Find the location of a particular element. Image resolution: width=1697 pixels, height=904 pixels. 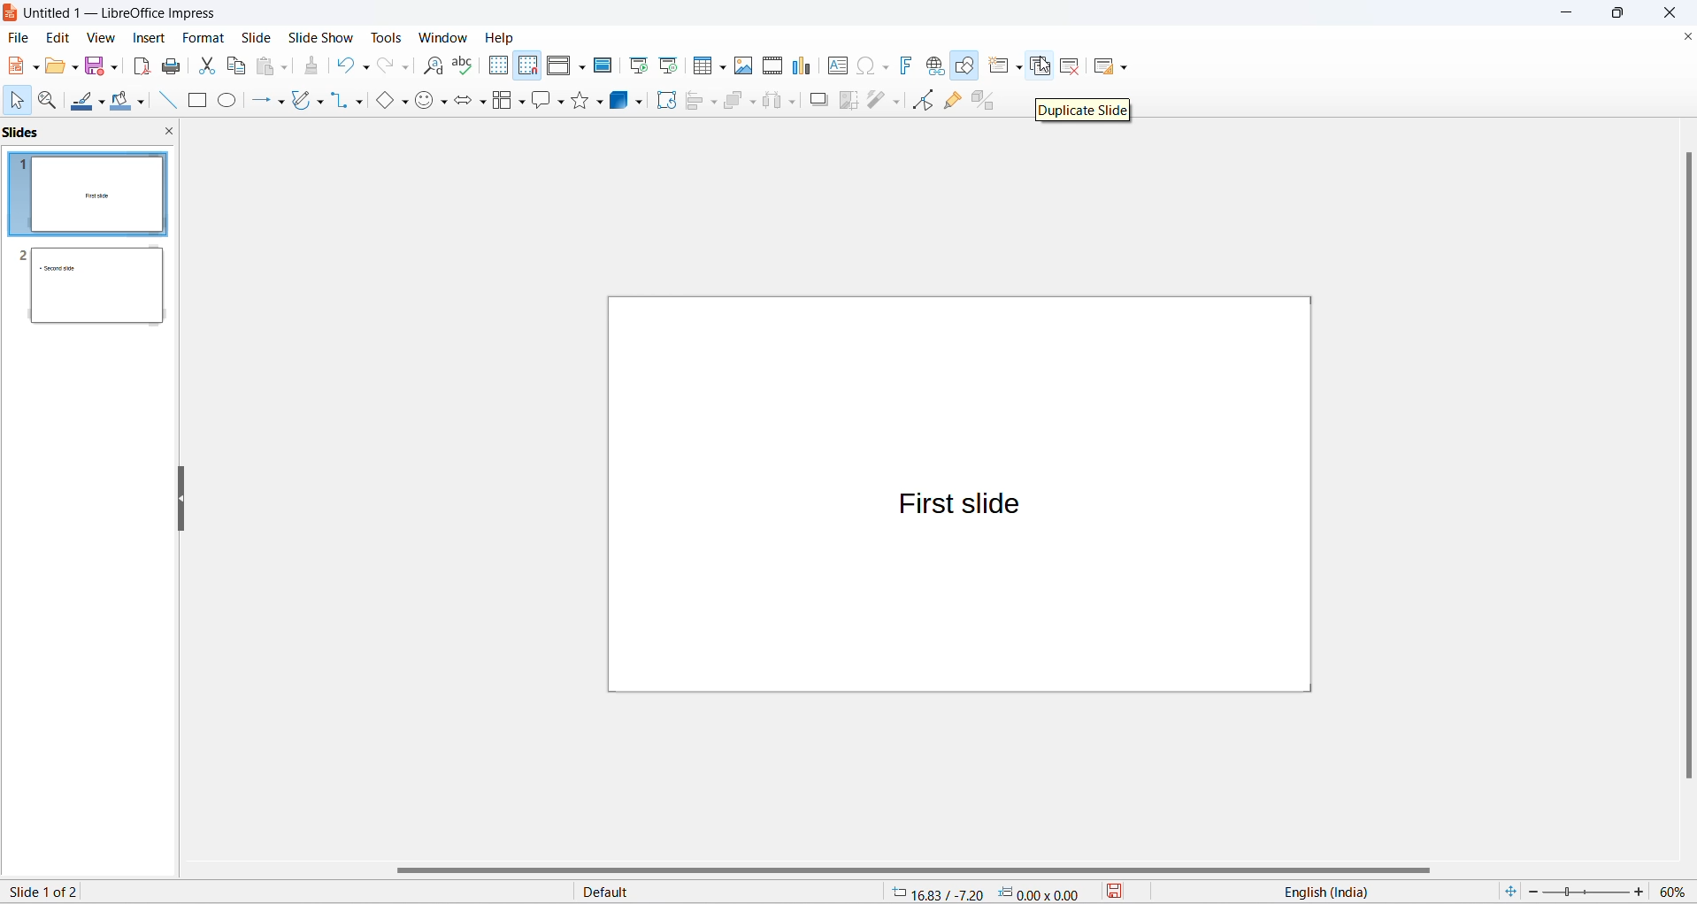

save options is located at coordinates (118, 67).